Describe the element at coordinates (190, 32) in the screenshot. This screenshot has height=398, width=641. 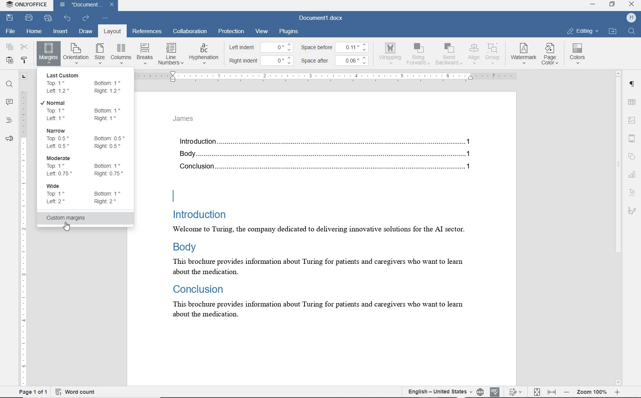
I see `collaboration` at that location.